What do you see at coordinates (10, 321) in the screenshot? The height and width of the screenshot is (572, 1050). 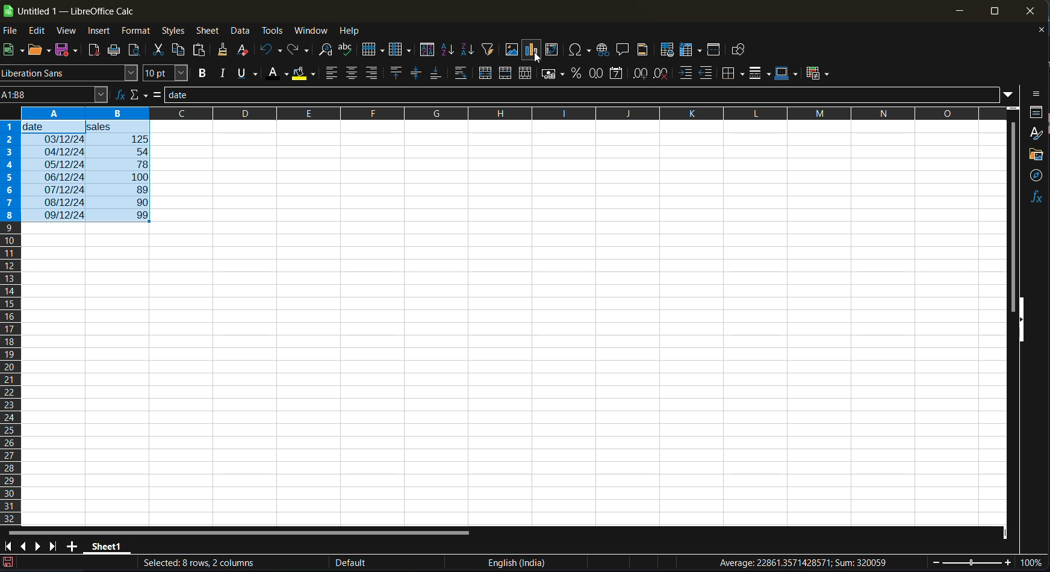 I see `columns` at bounding box center [10, 321].